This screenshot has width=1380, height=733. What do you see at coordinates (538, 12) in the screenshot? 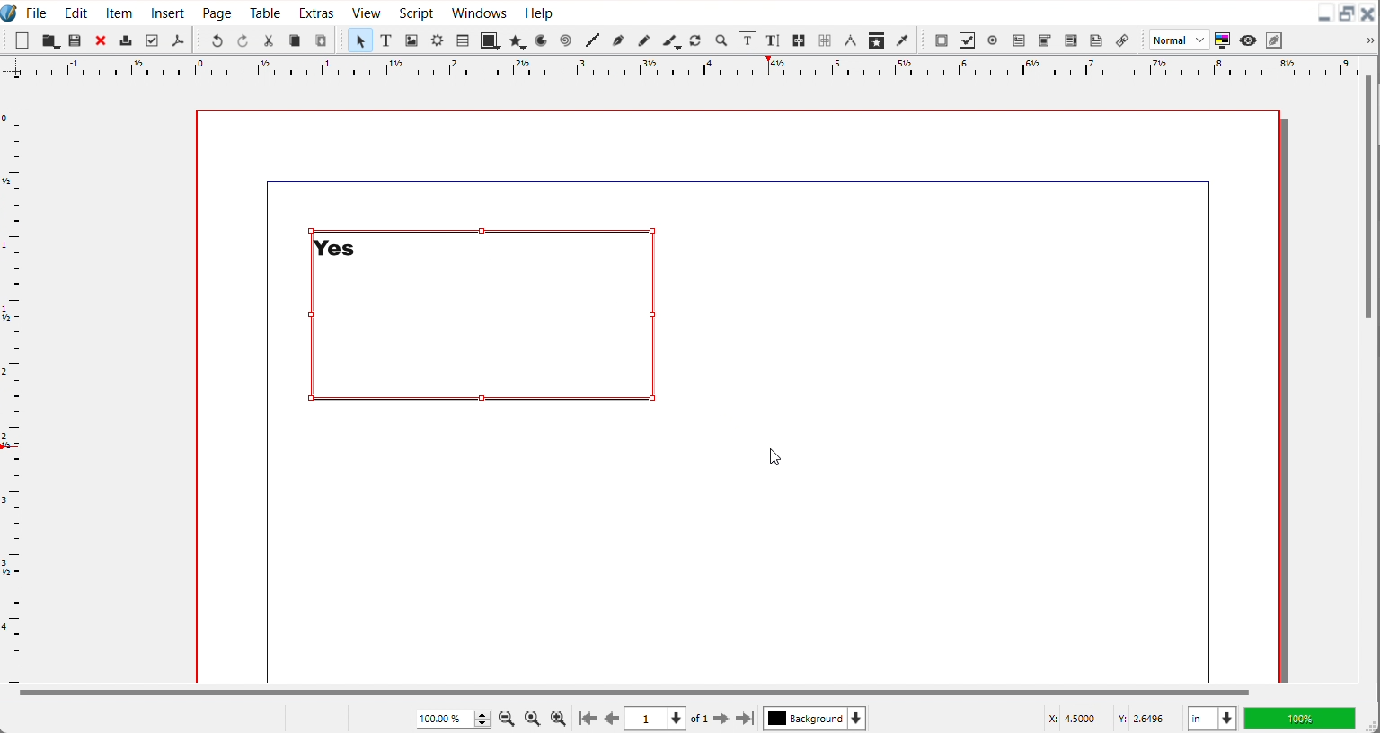
I see `Help` at bounding box center [538, 12].